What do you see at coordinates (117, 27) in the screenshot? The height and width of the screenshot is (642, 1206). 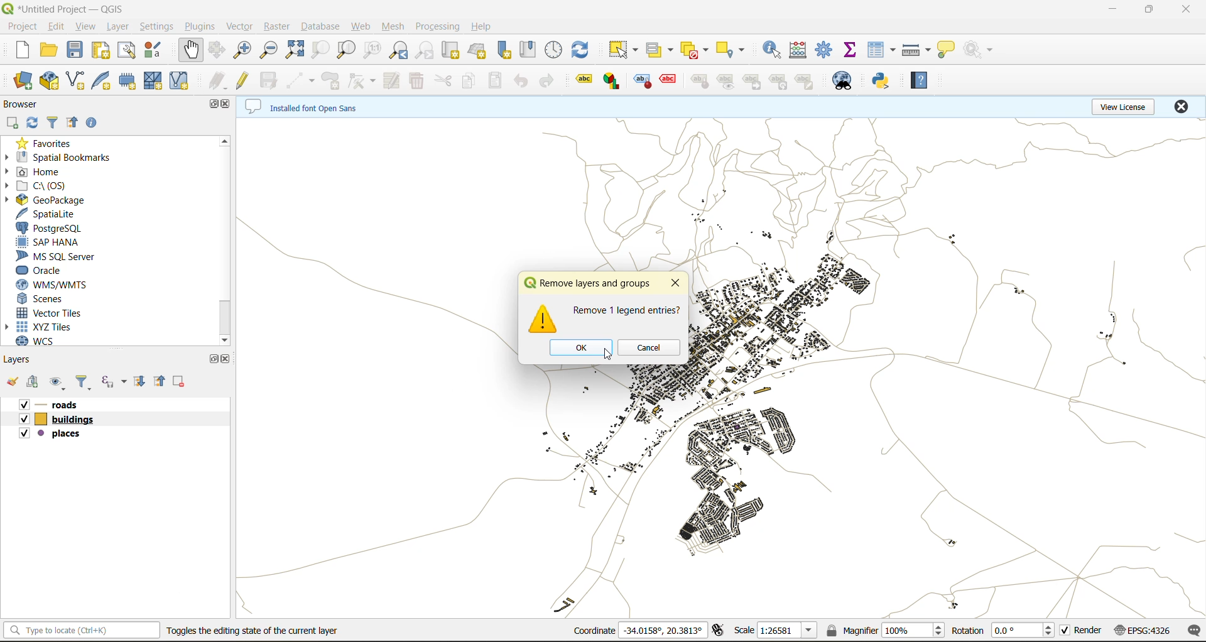 I see `layer` at bounding box center [117, 27].